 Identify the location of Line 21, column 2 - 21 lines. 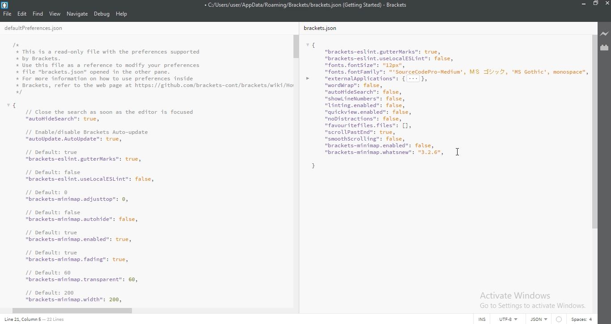
(37, 319).